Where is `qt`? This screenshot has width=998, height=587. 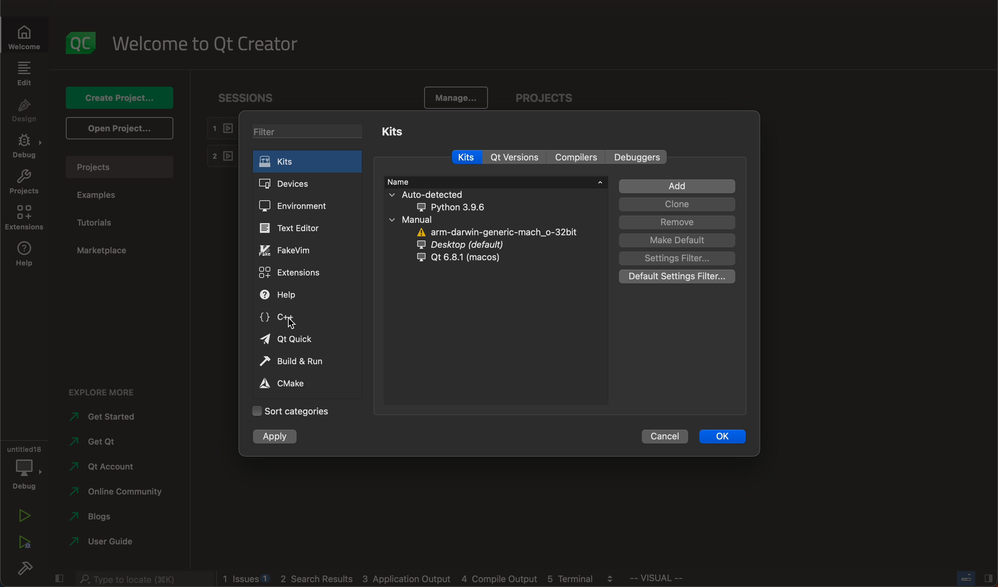 qt is located at coordinates (100, 445).